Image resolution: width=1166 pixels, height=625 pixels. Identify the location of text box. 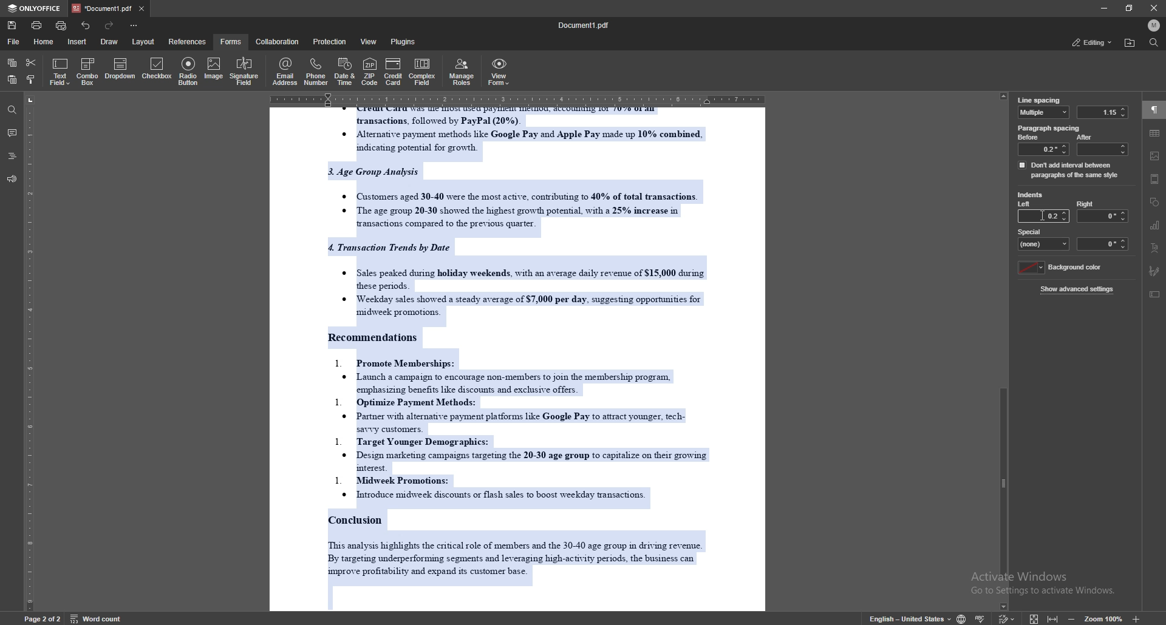
(1156, 294).